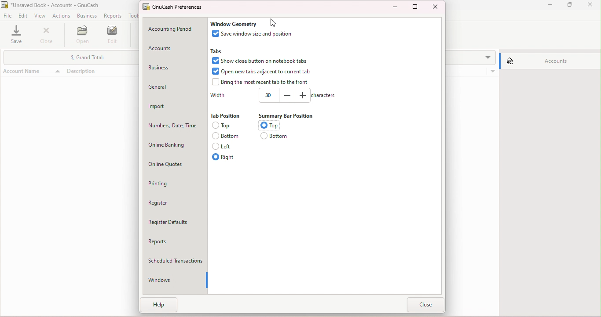 The width and height of the screenshot is (601, 317). What do you see at coordinates (114, 36) in the screenshot?
I see `Edit` at bounding box center [114, 36].